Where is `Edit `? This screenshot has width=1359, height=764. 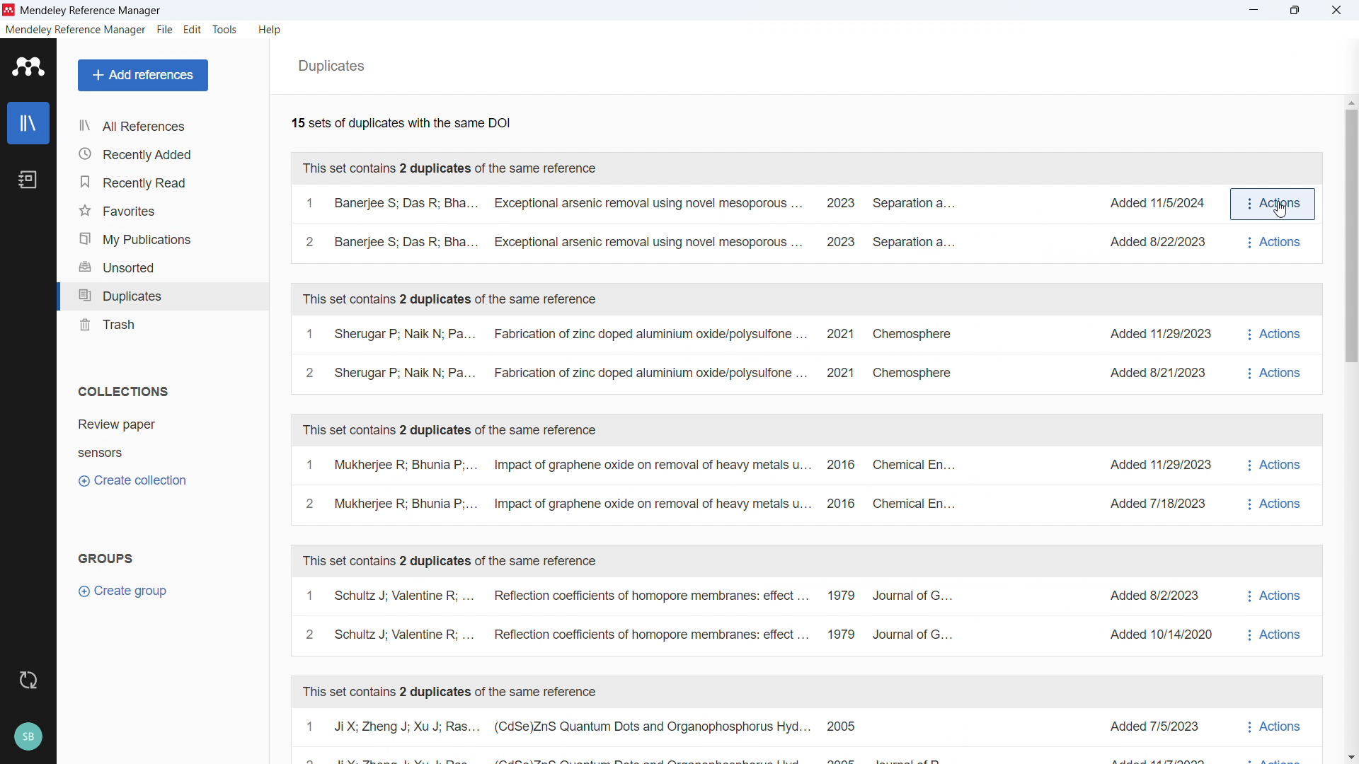
Edit  is located at coordinates (193, 30).